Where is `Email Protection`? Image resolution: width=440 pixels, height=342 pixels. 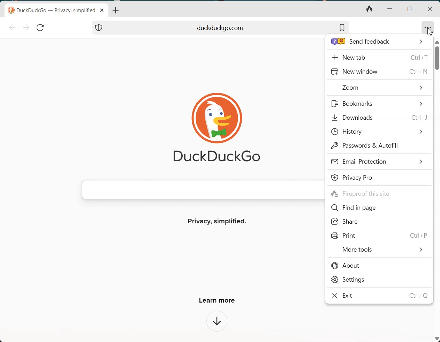
Email Protection is located at coordinates (380, 162).